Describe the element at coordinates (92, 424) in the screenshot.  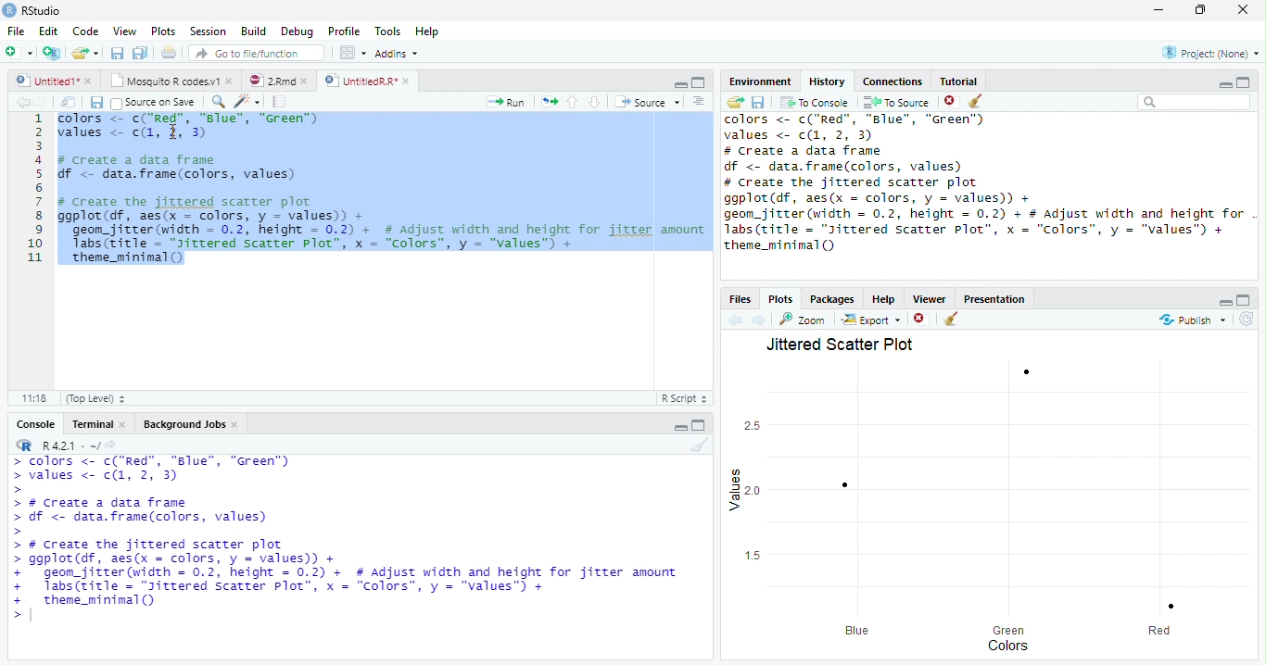
I see `Terminal` at that location.